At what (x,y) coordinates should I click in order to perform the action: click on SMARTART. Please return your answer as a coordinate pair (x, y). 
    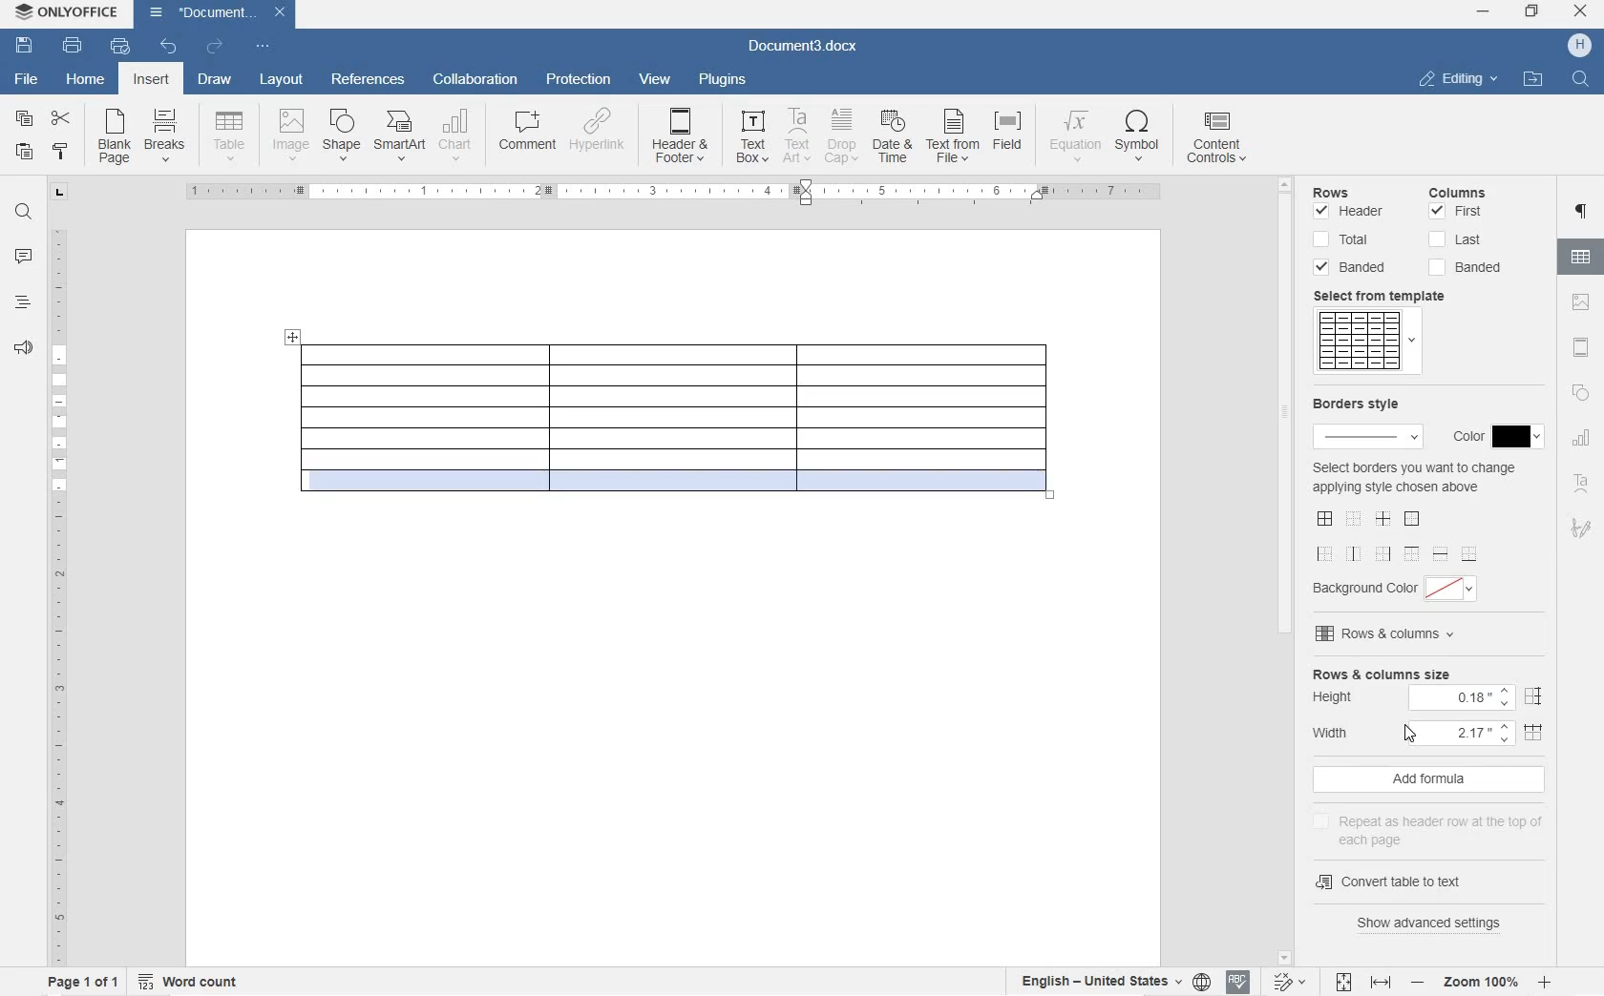
    Looking at the image, I should click on (400, 136).